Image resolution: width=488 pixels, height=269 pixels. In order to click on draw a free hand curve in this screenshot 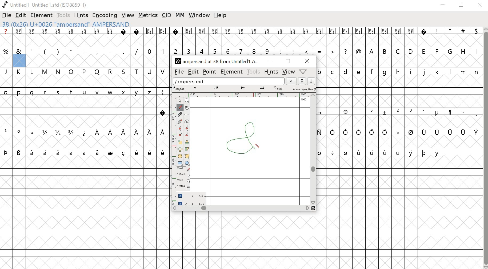, I will do `click(179, 107)`.